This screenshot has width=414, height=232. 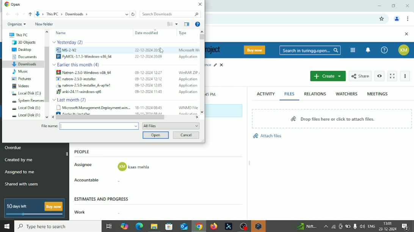 I want to click on Copilot, so click(x=125, y=226).